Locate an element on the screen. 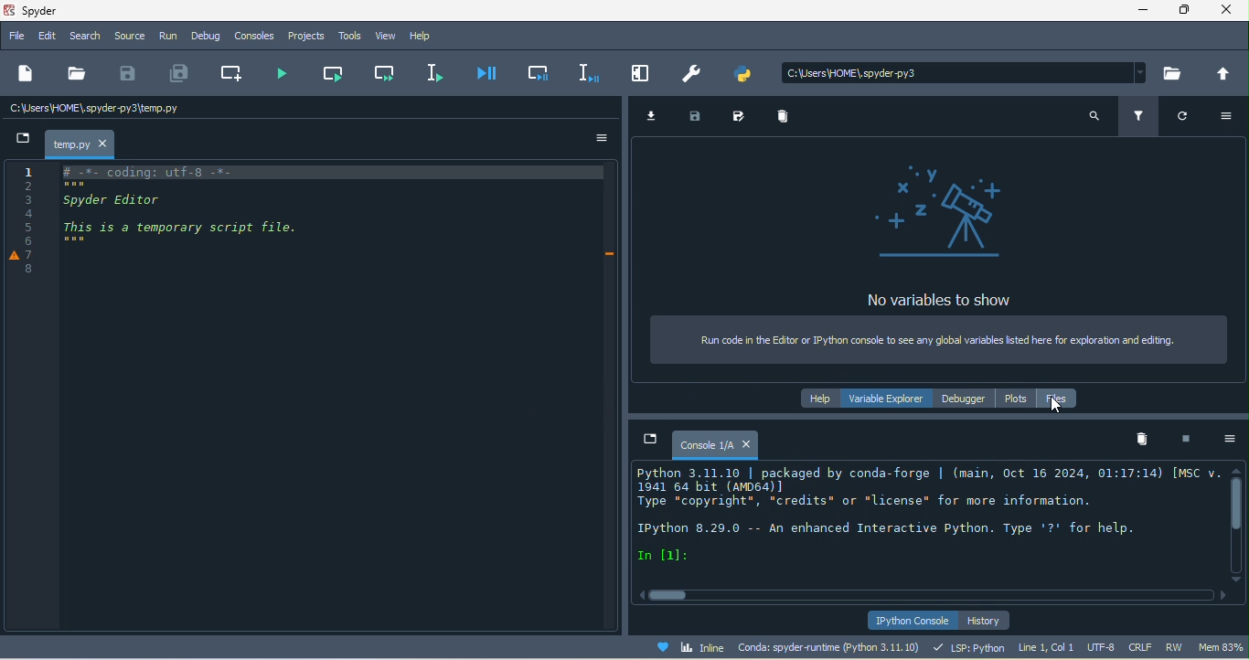 This screenshot has height=660, width=1249. history is located at coordinates (987, 621).